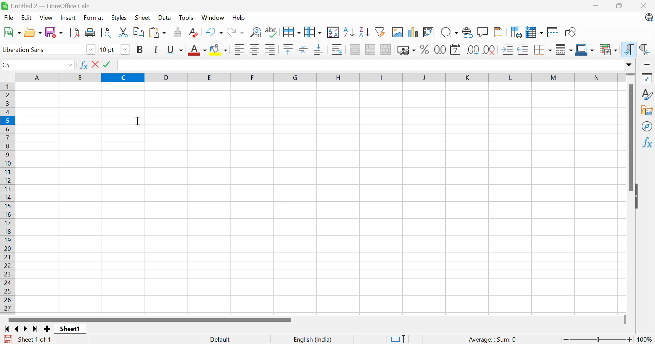 This screenshot has width=655, height=344. What do you see at coordinates (319, 50) in the screenshot?
I see `Align bottom` at bounding box center [319, 50].